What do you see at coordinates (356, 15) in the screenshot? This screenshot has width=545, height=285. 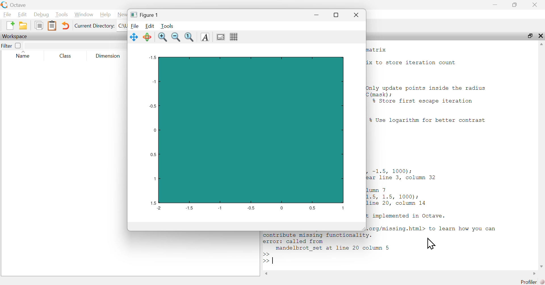 I see `close` at bounding box center [356, 15].